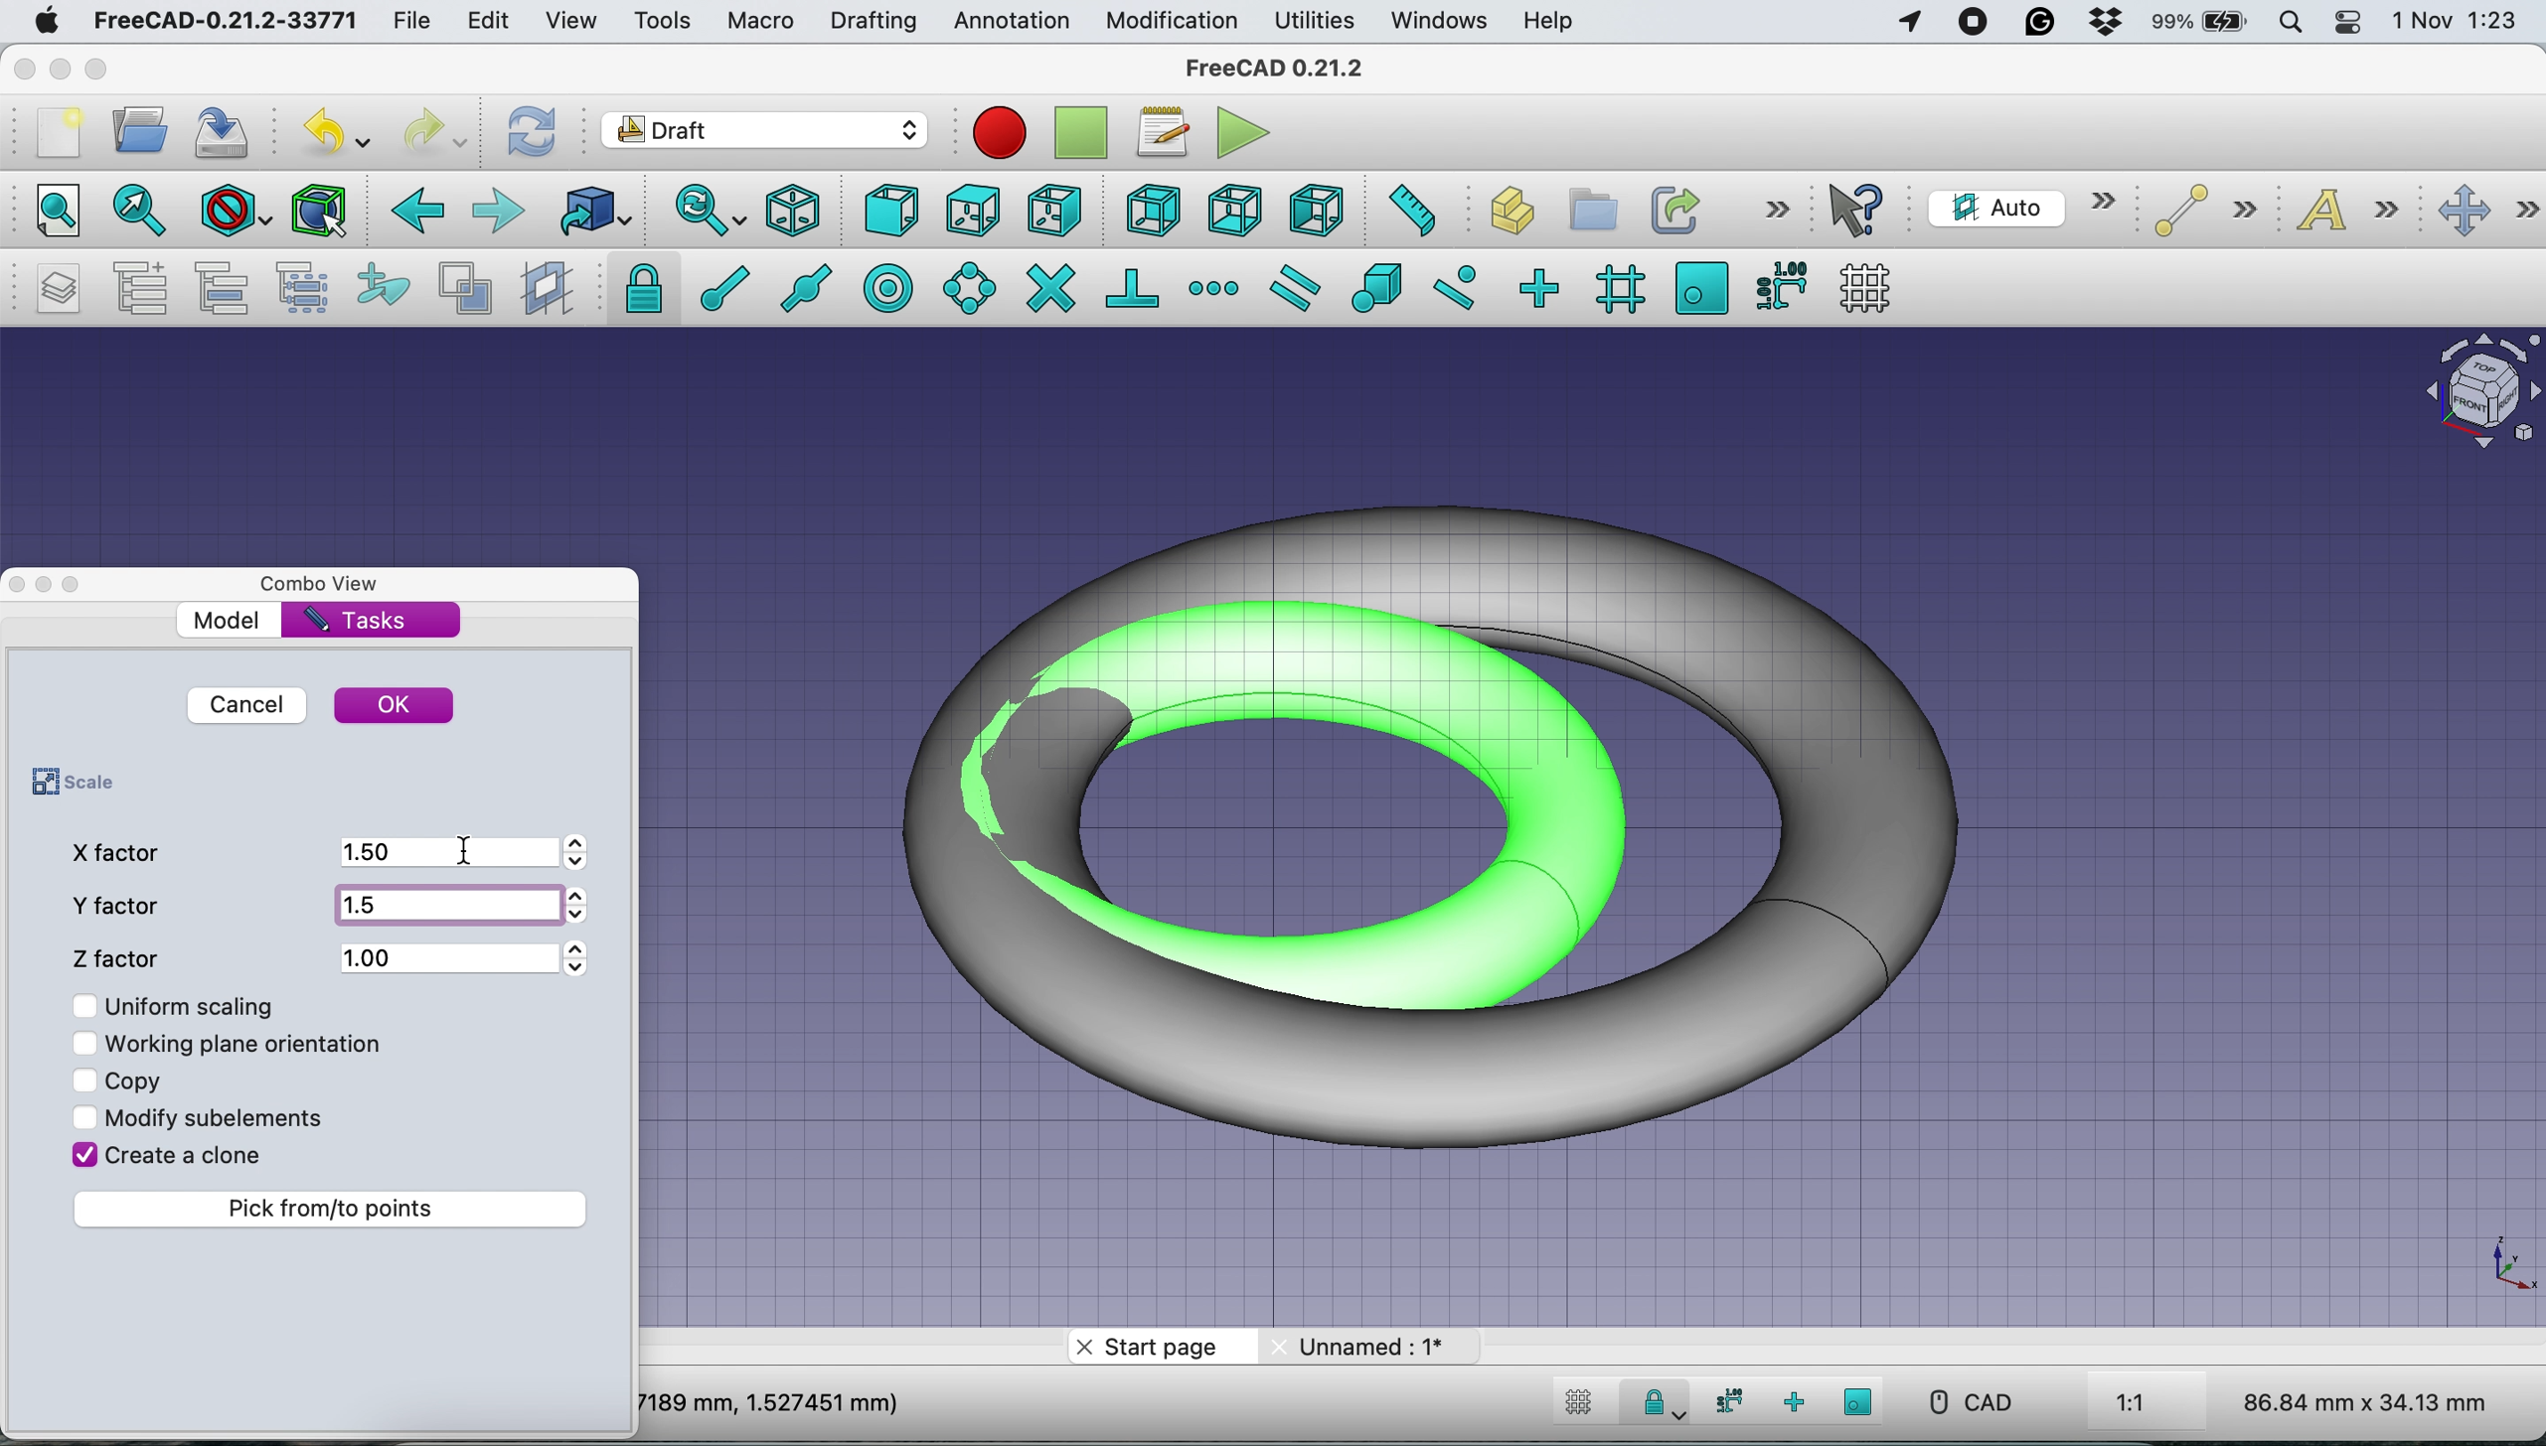  What do you see at coordinates (2453, 22) in the screenshot?
I see `1 Nov 1:23` at bounding box center [2453, 22].